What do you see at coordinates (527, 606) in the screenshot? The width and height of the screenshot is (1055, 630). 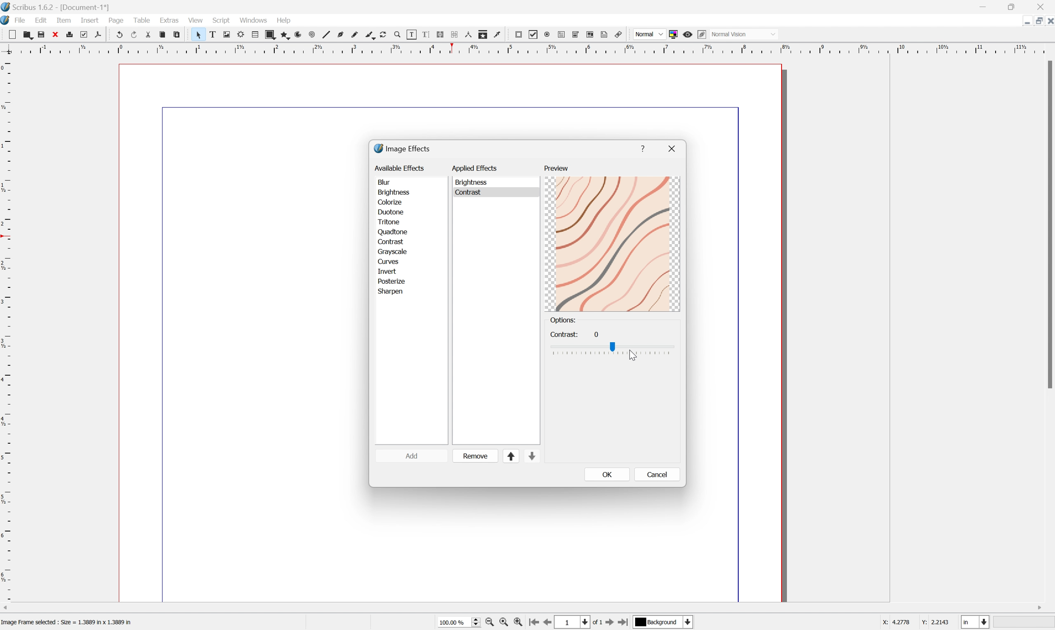 I see `Scroll bar` at bounding box center [527, 606].